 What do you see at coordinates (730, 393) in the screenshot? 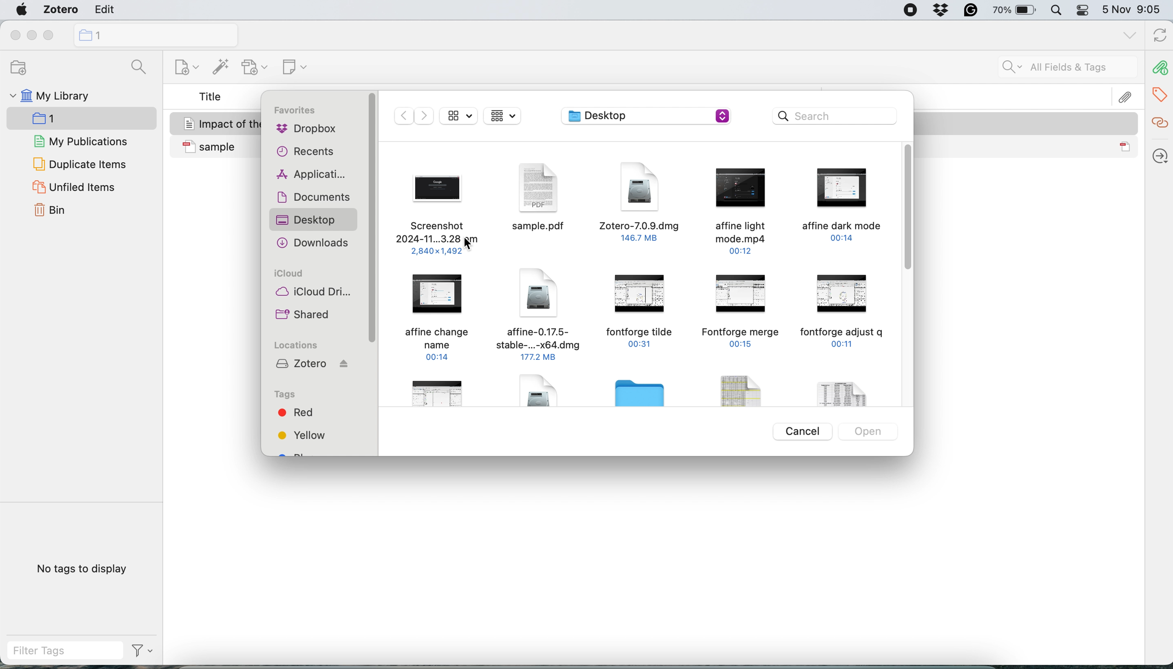
I see `File` at bounding box center [730, 393].